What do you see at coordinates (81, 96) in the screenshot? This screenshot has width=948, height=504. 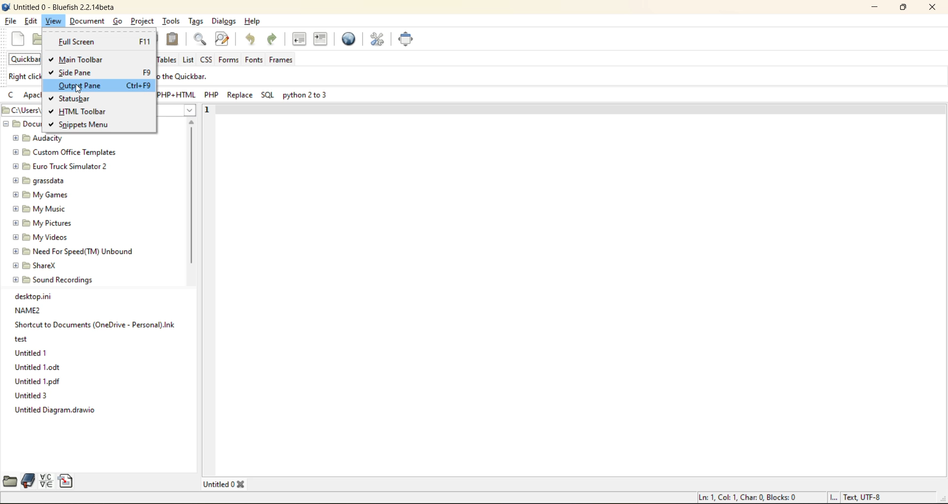 I see `statusbar` at bounding box center [81, 96].